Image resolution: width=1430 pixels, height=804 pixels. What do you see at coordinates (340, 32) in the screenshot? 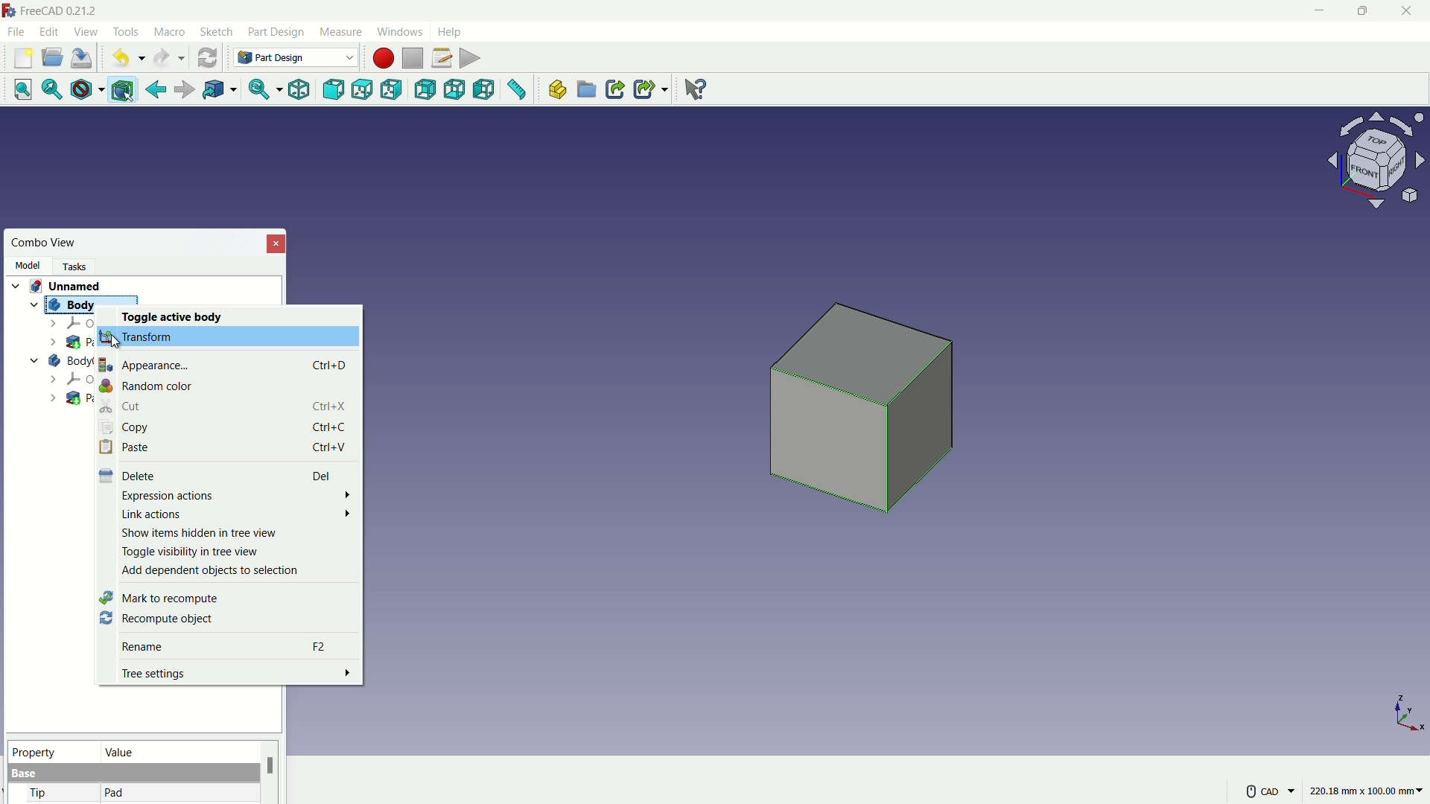
I see `measure` at bounding box center [340, 32].